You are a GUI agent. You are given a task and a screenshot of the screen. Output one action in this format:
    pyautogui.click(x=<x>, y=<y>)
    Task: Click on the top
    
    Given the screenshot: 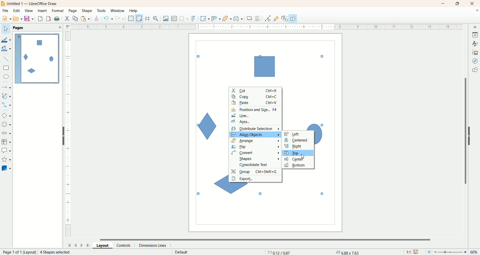 What is the action you would take?
    pyautogui.click(x=297, y=153)
    